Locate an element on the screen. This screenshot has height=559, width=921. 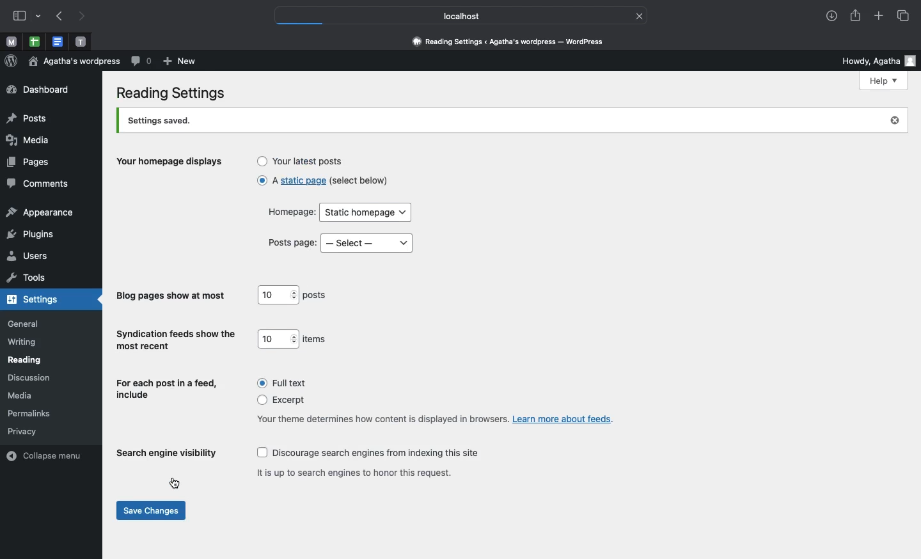
posts is located at coordinates (27, 120).